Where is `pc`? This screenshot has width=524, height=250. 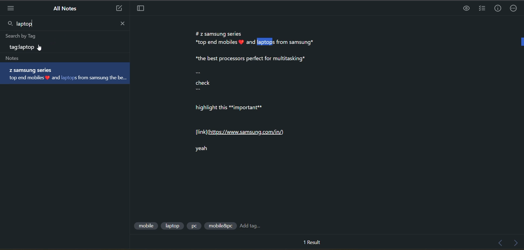
pc is located at coordinates (193, 226).